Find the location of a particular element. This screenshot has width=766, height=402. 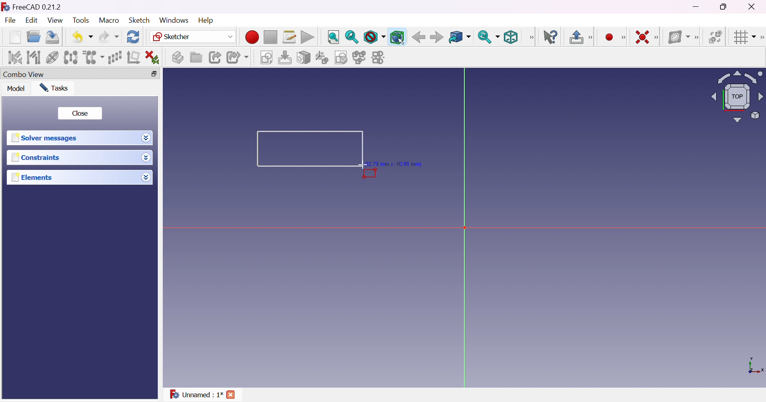

Reorient sketch... is located at coordinates (321, 58).